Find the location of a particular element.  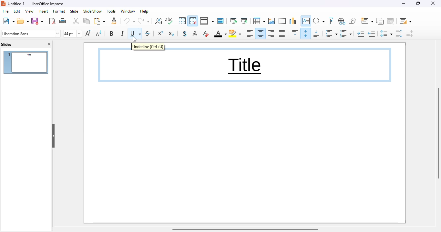

start from first slide is located at coordinates (233, 21).